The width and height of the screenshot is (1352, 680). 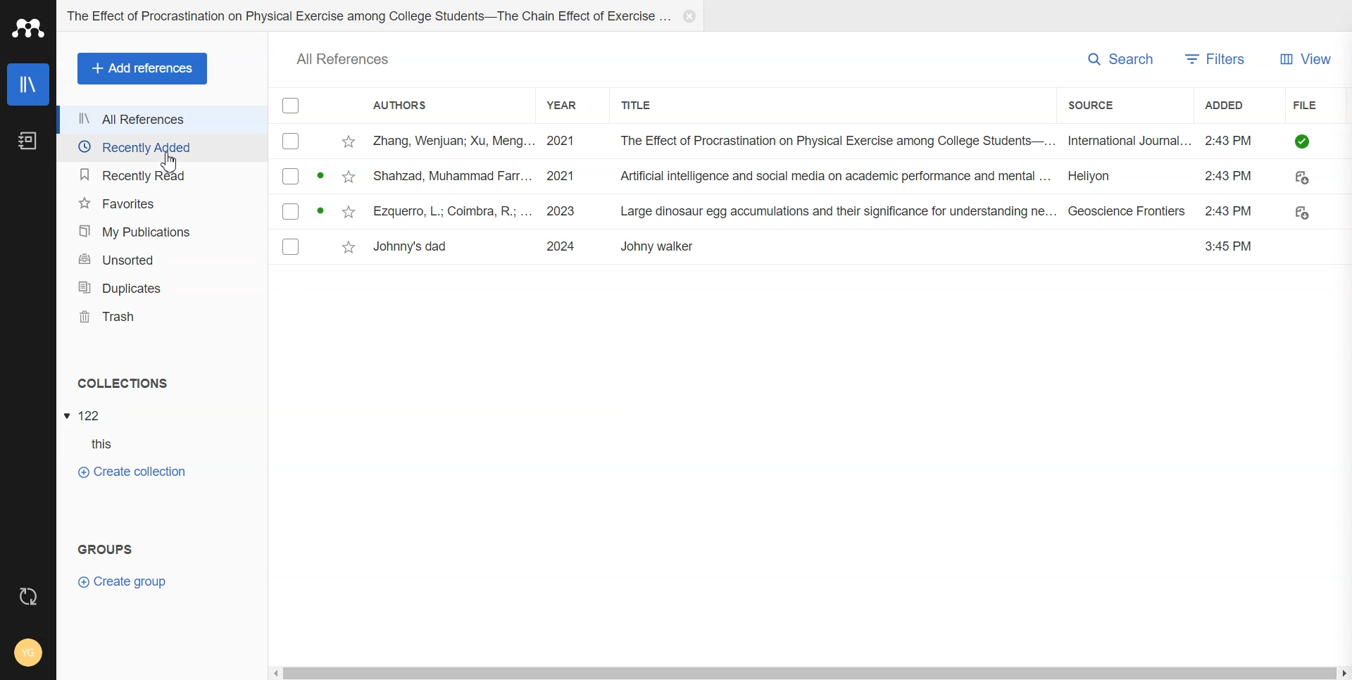 What do you see at coordinates (689, 16) in the screenshot?
I see `Close folder` at bounding box center [689, 16].